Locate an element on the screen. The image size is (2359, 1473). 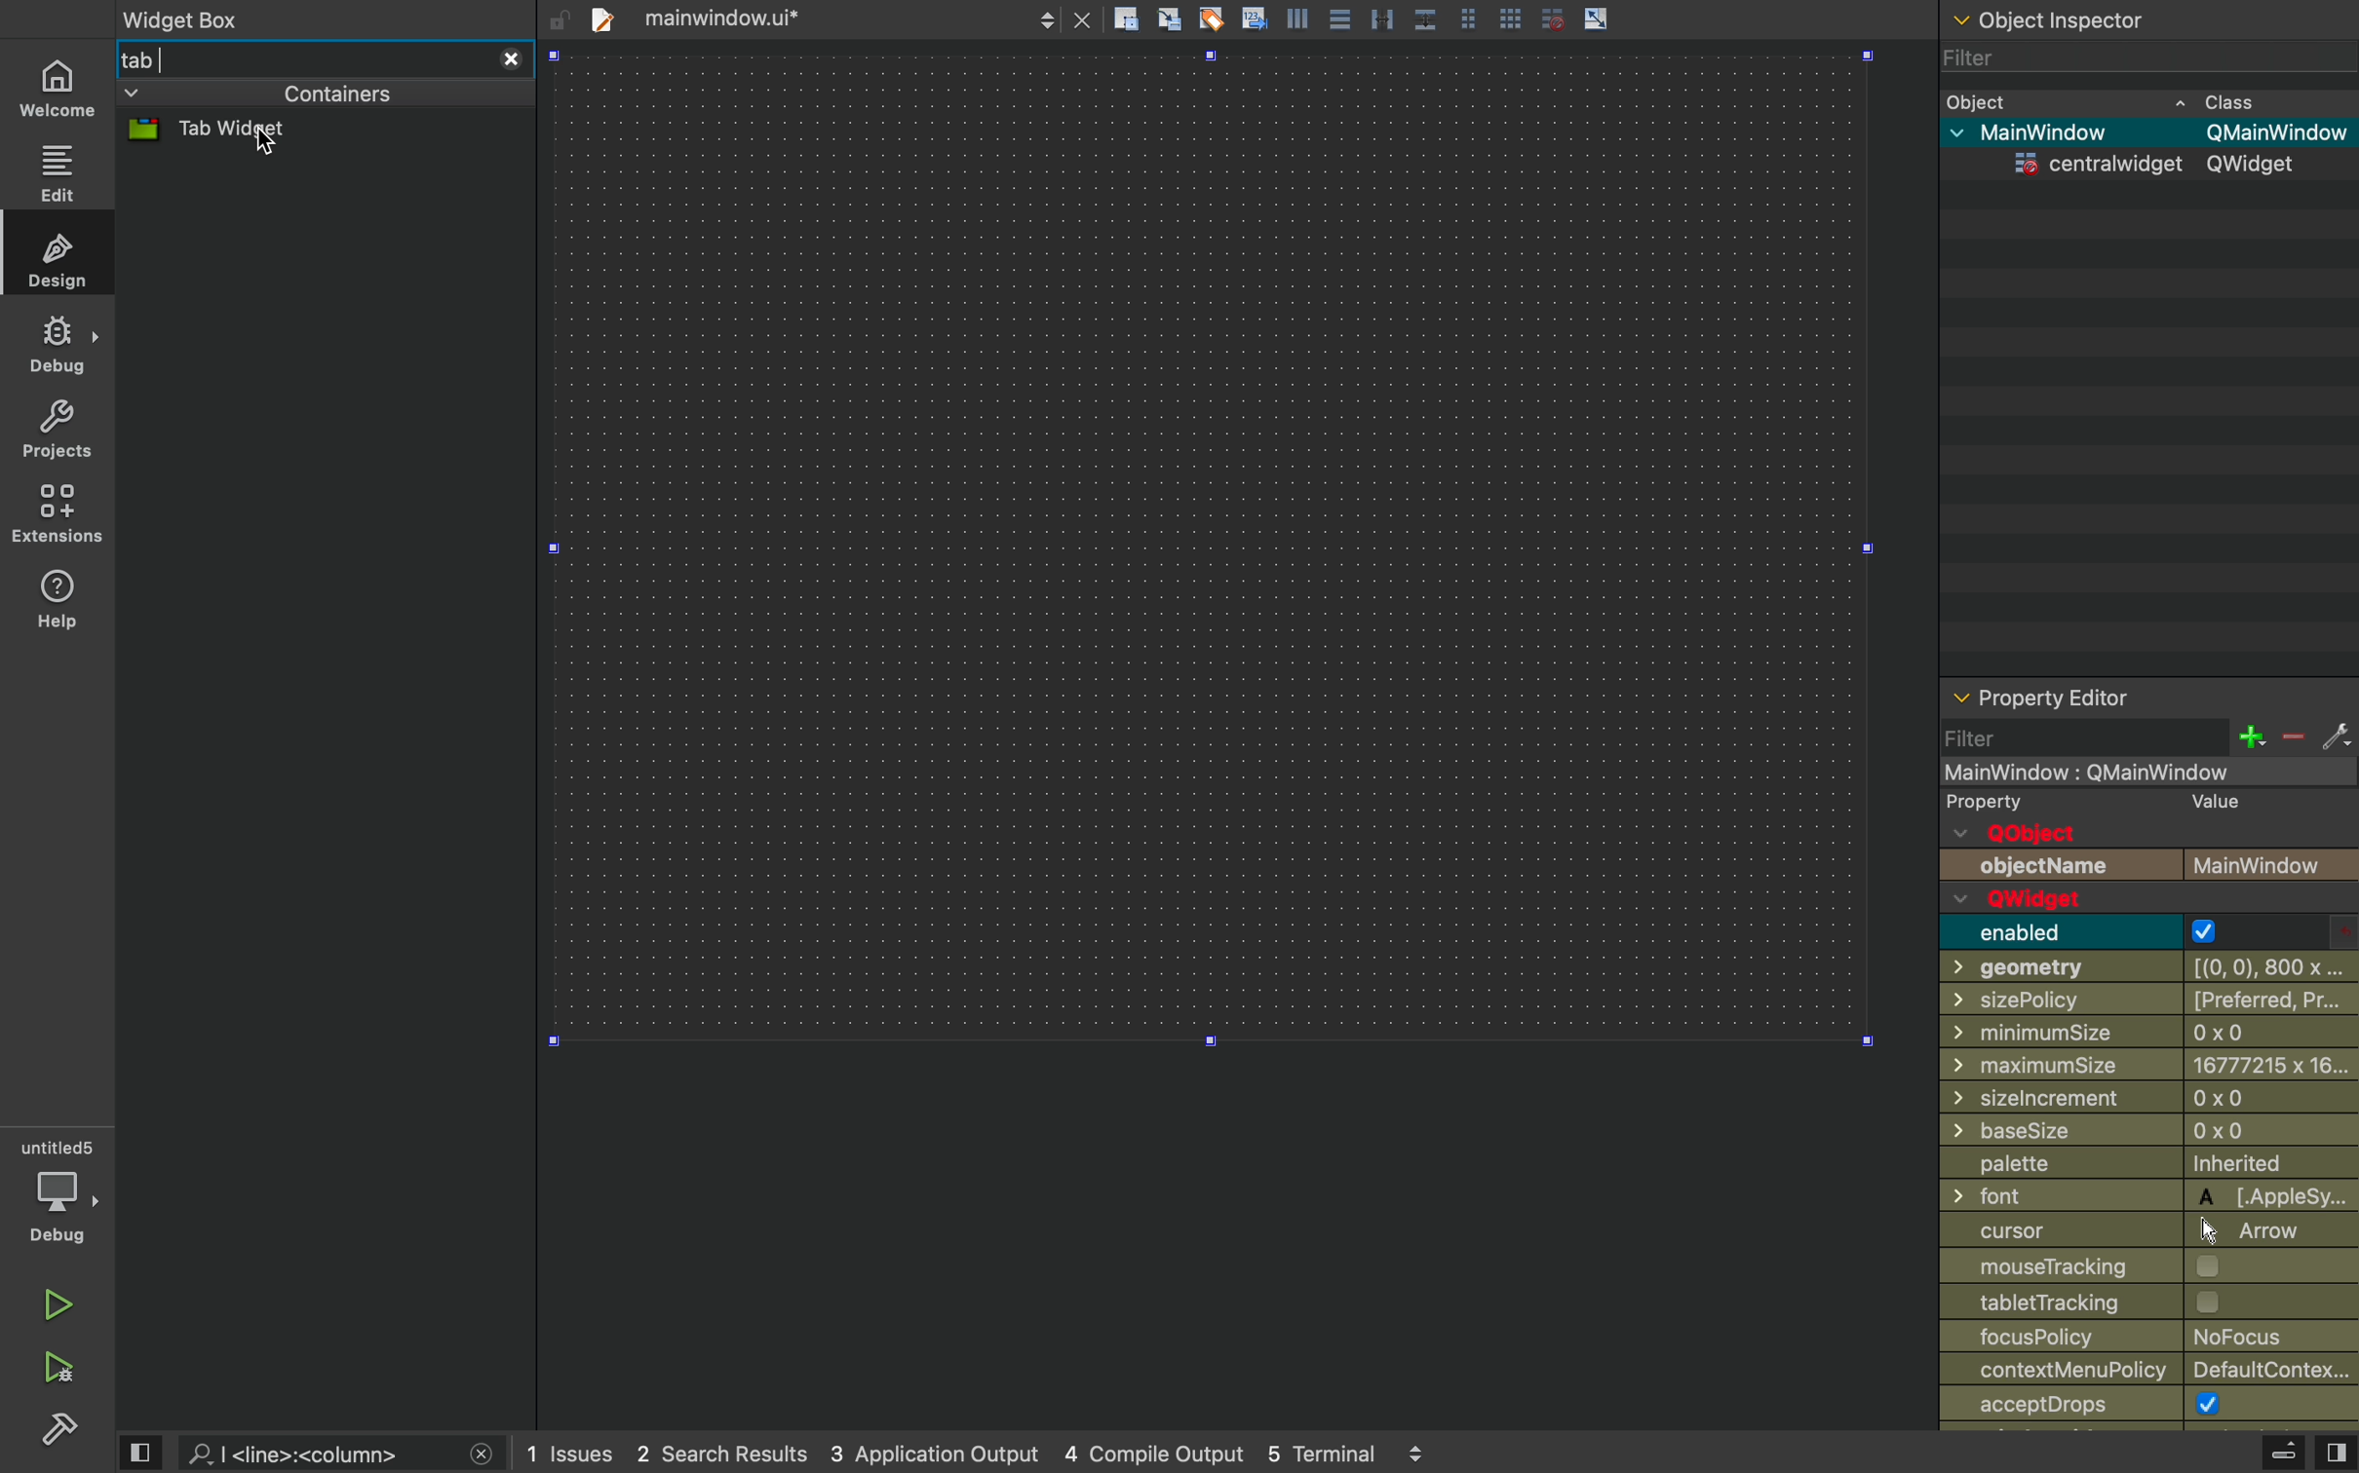
minimumsize is located at coordinates (2145, 1035).